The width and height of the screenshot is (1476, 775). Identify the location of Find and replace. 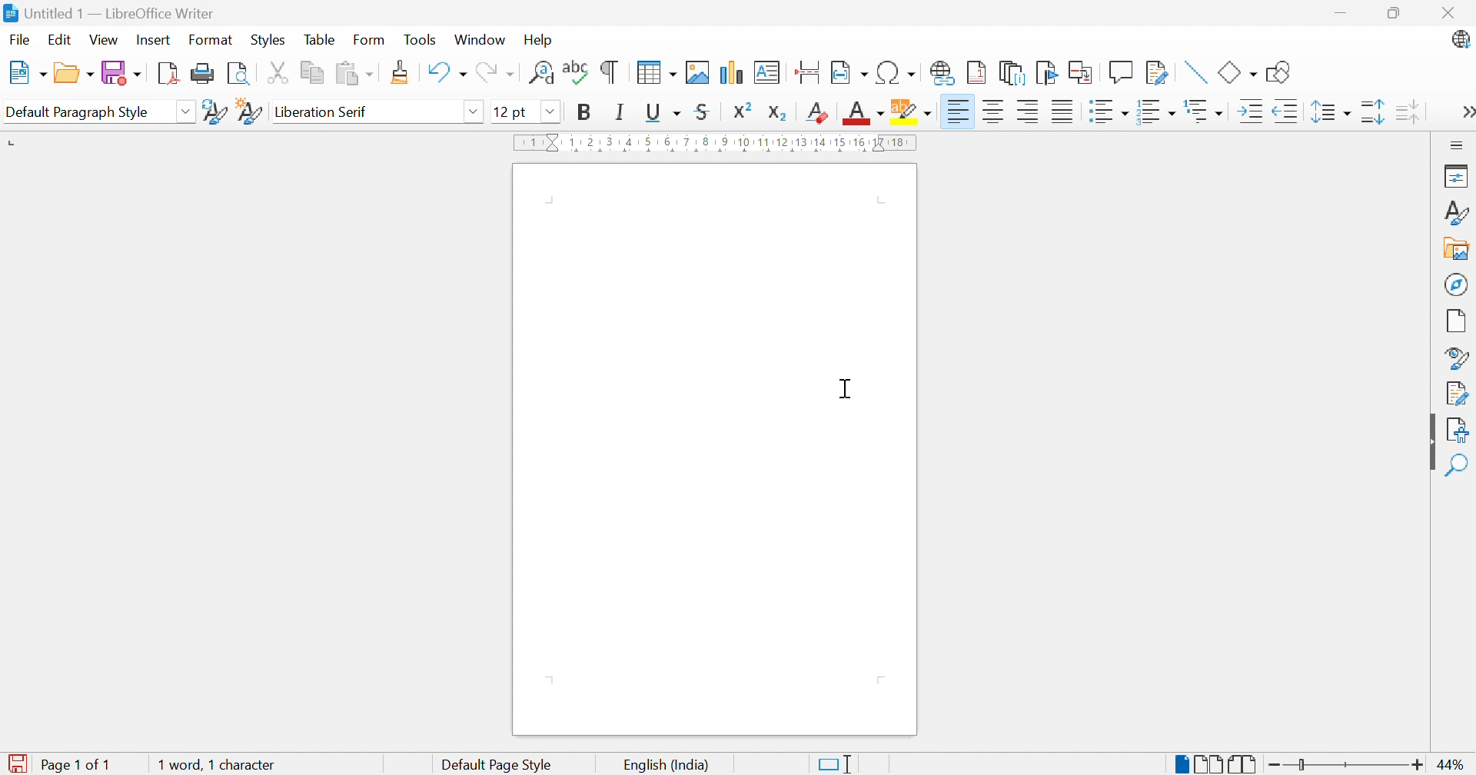
(540, 74).